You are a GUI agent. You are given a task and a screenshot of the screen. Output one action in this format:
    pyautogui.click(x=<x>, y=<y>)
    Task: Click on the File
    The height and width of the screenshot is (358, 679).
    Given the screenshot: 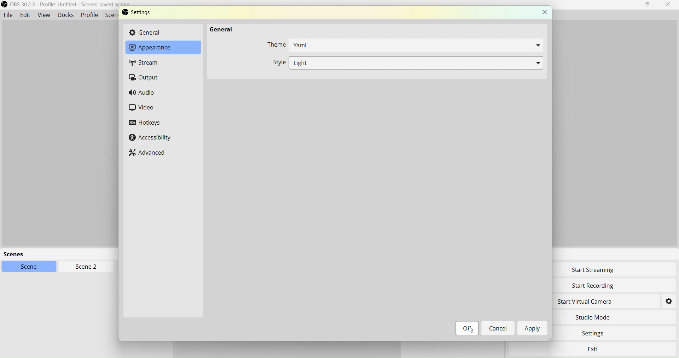 What is the action you would take?
    pyautogui.click(x=8, y=14)
    